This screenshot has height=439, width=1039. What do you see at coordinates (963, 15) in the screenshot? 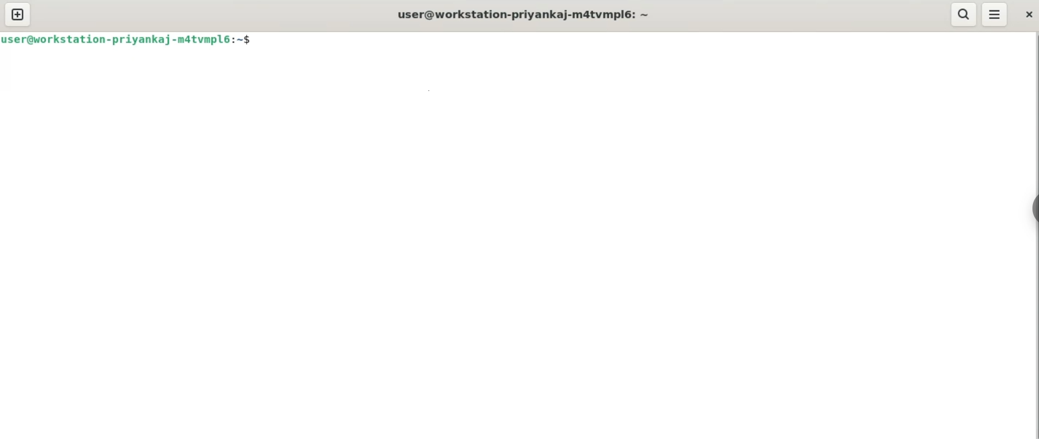
I see `search` at bounding box center [963, 15].